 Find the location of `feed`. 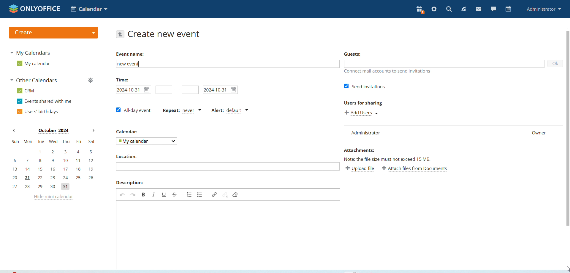

feed is located at coordinates (463, 9).